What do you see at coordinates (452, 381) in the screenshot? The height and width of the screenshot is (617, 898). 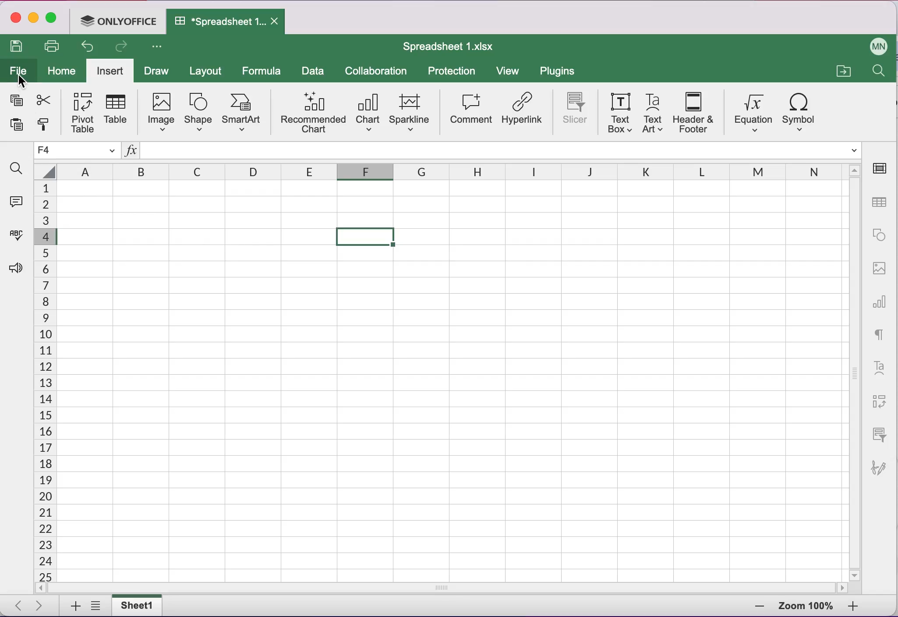 I see `columns canvas` at bounding box center [452, 381].